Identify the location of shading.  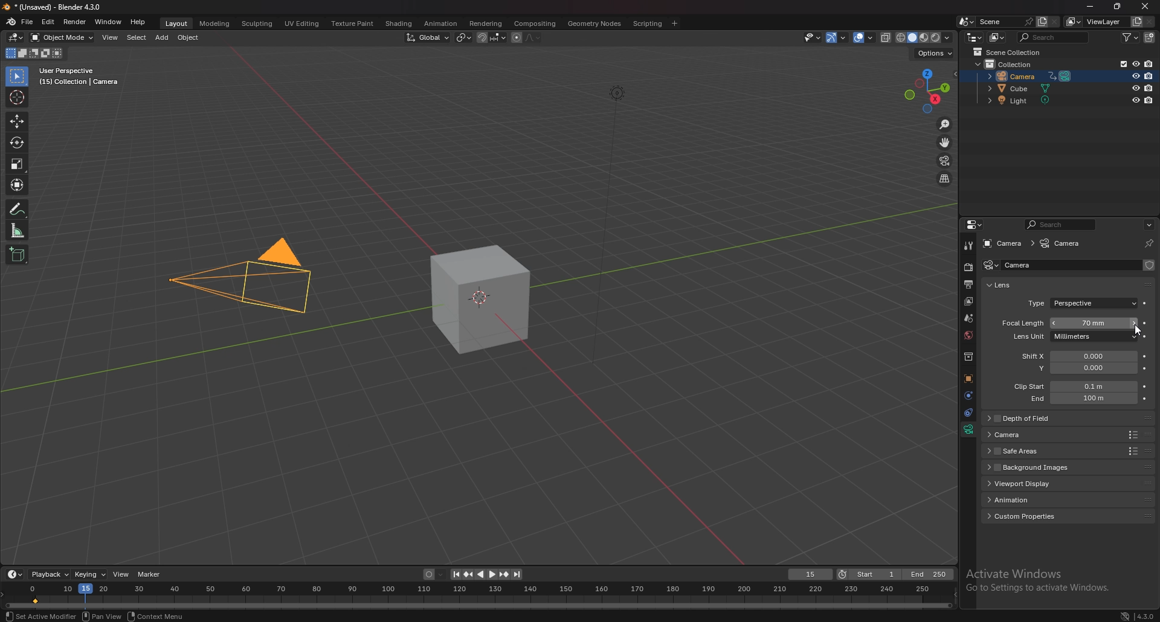
(399, 23).